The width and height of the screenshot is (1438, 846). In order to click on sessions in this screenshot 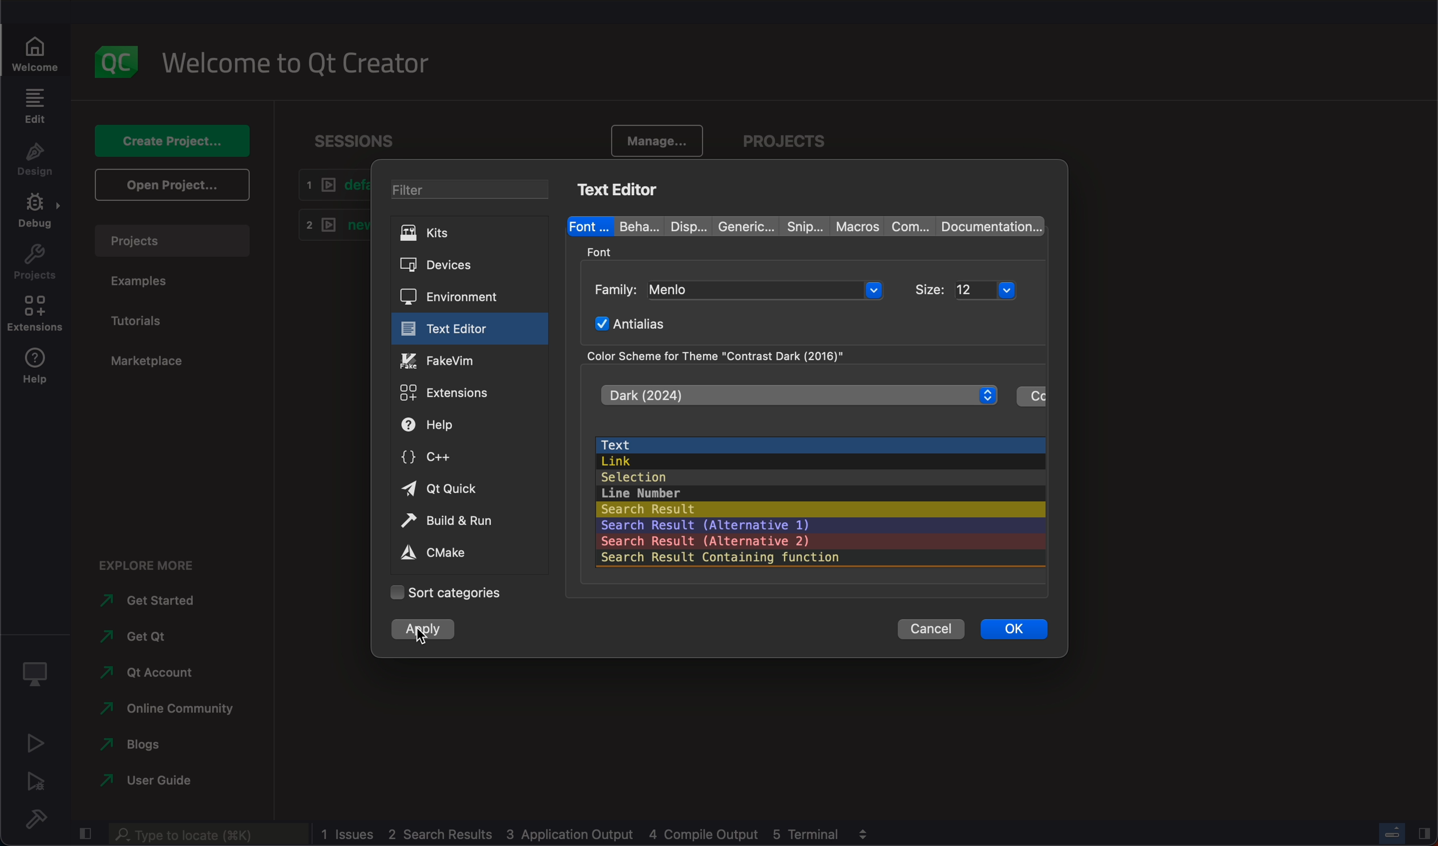, I will do `click(358, 137)`.